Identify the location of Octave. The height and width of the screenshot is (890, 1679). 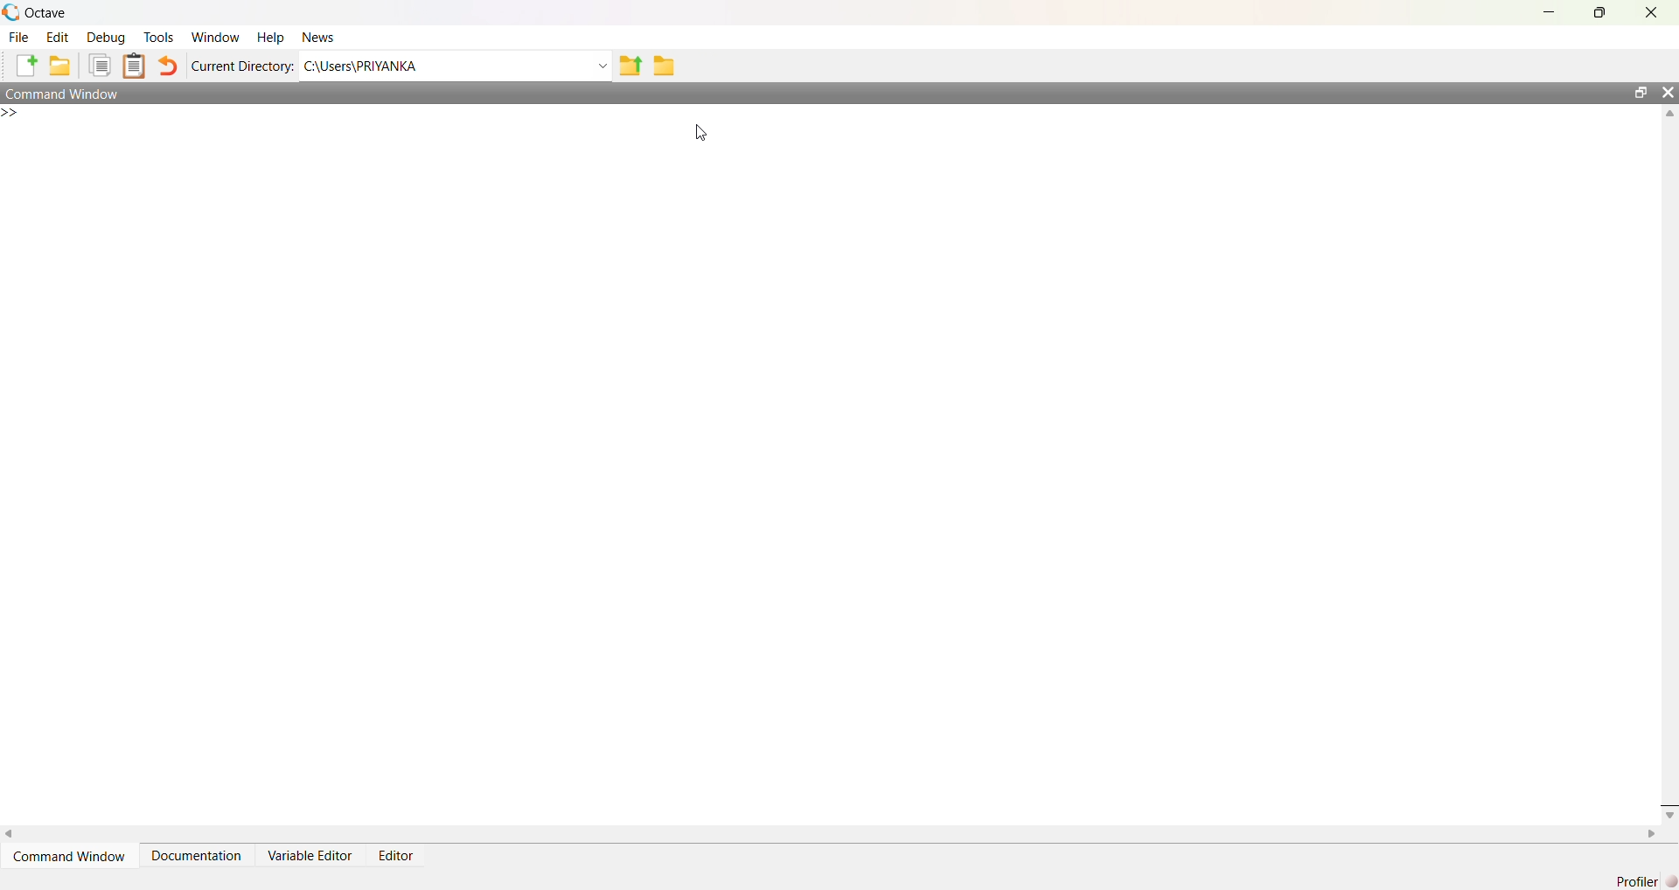
(43, 13).